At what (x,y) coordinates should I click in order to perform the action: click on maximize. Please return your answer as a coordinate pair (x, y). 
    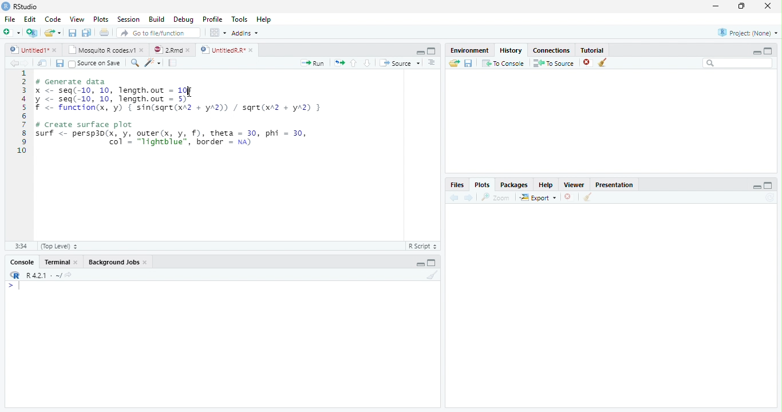
    Looking at the image, I should click on (768, 51).